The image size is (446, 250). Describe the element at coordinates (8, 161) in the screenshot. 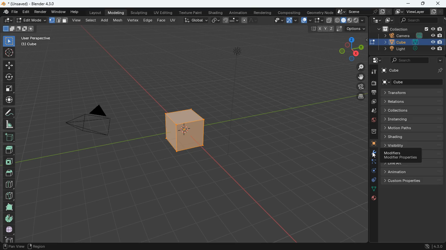

I see `front` at that location.